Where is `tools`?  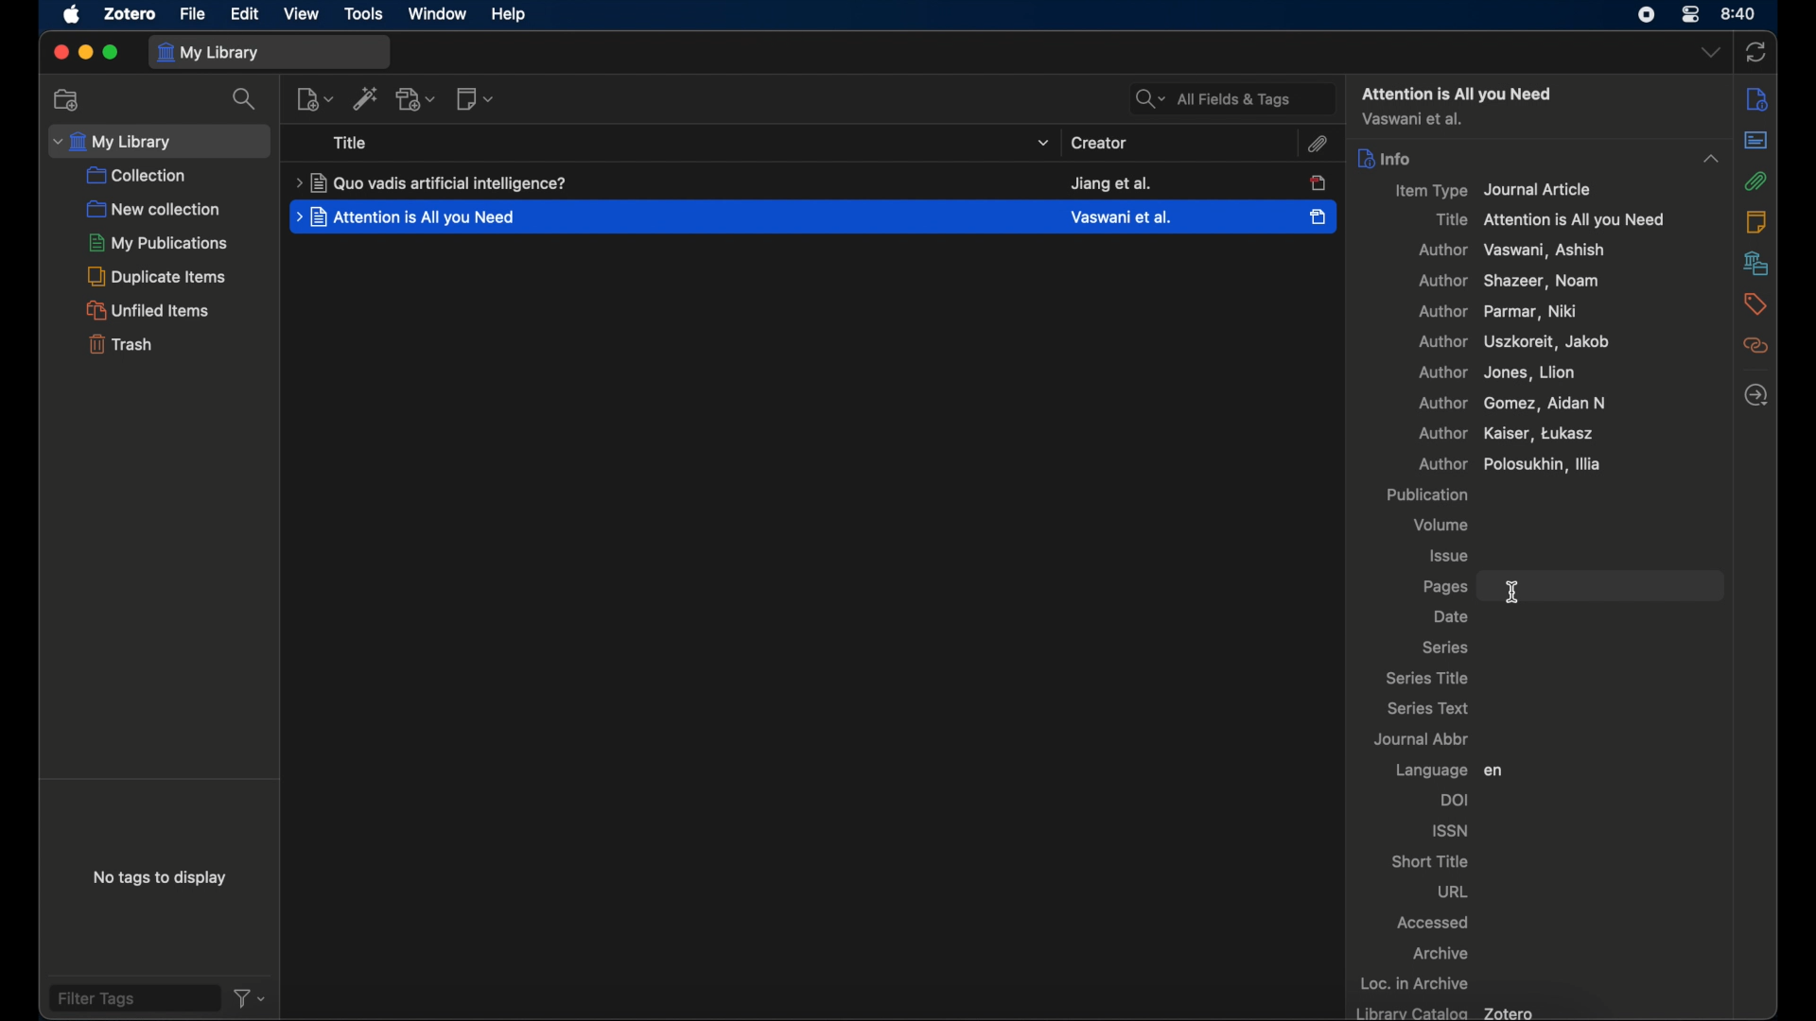 tools is located at coordinates (364, 13).